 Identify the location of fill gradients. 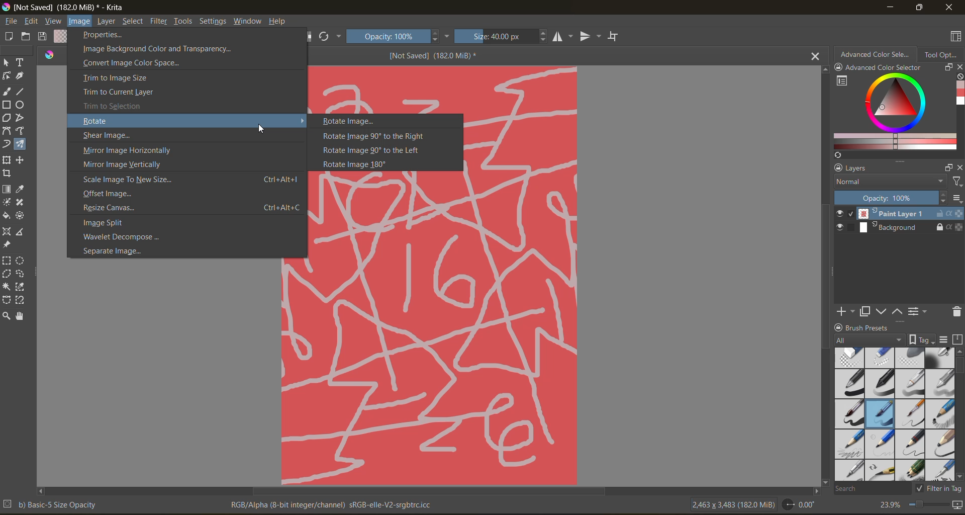
(62, 37).